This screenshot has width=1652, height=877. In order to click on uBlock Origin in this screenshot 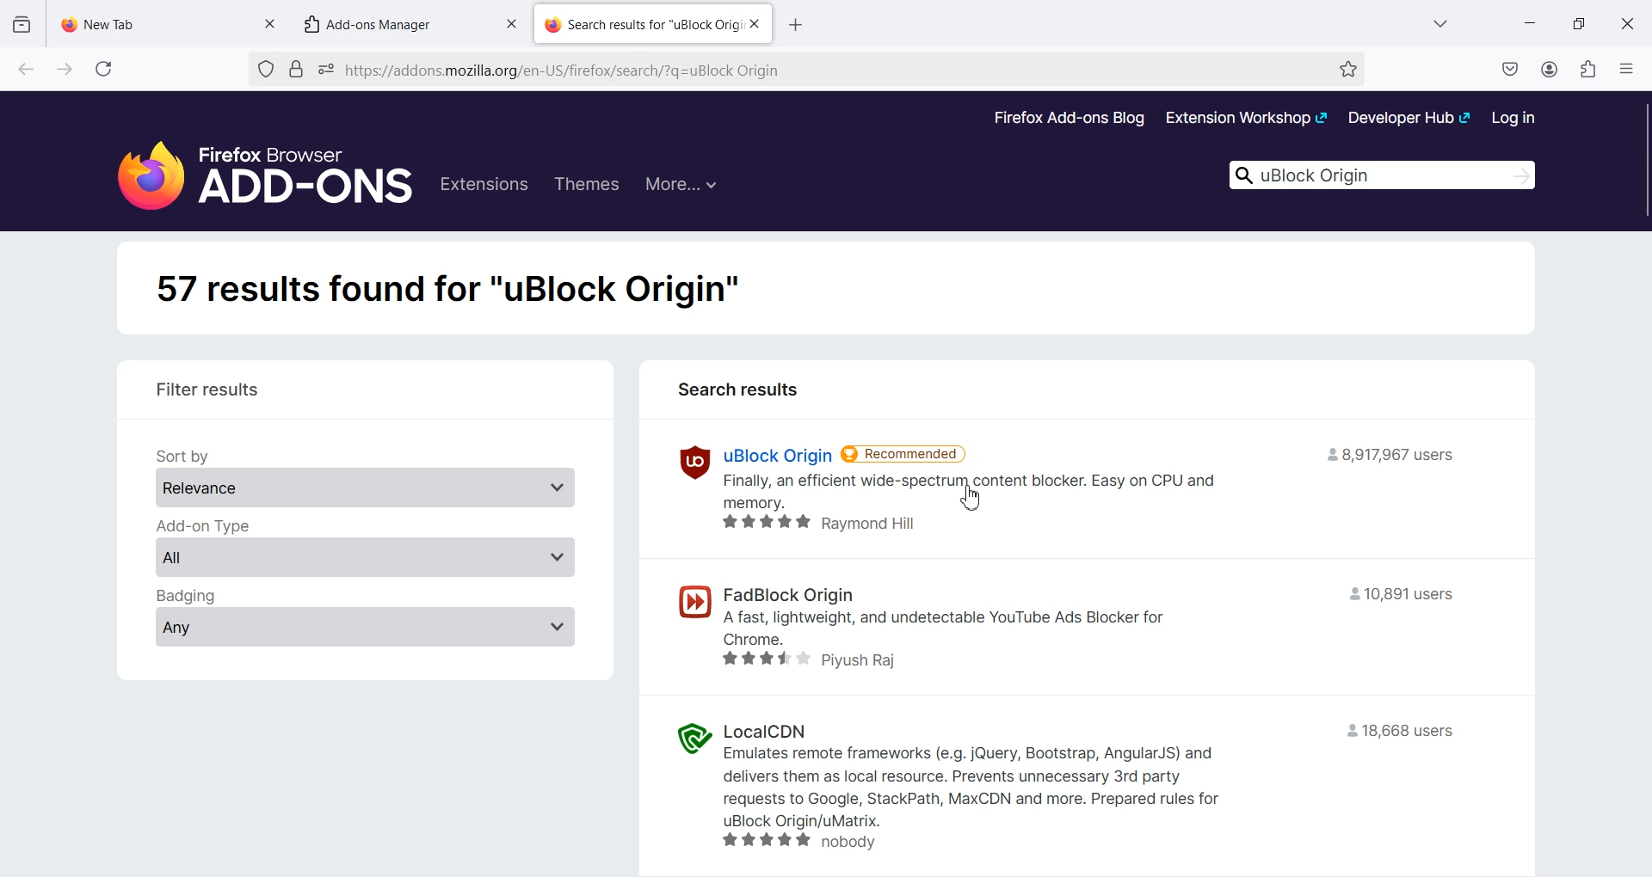, I will do `click(1383, 175)`.